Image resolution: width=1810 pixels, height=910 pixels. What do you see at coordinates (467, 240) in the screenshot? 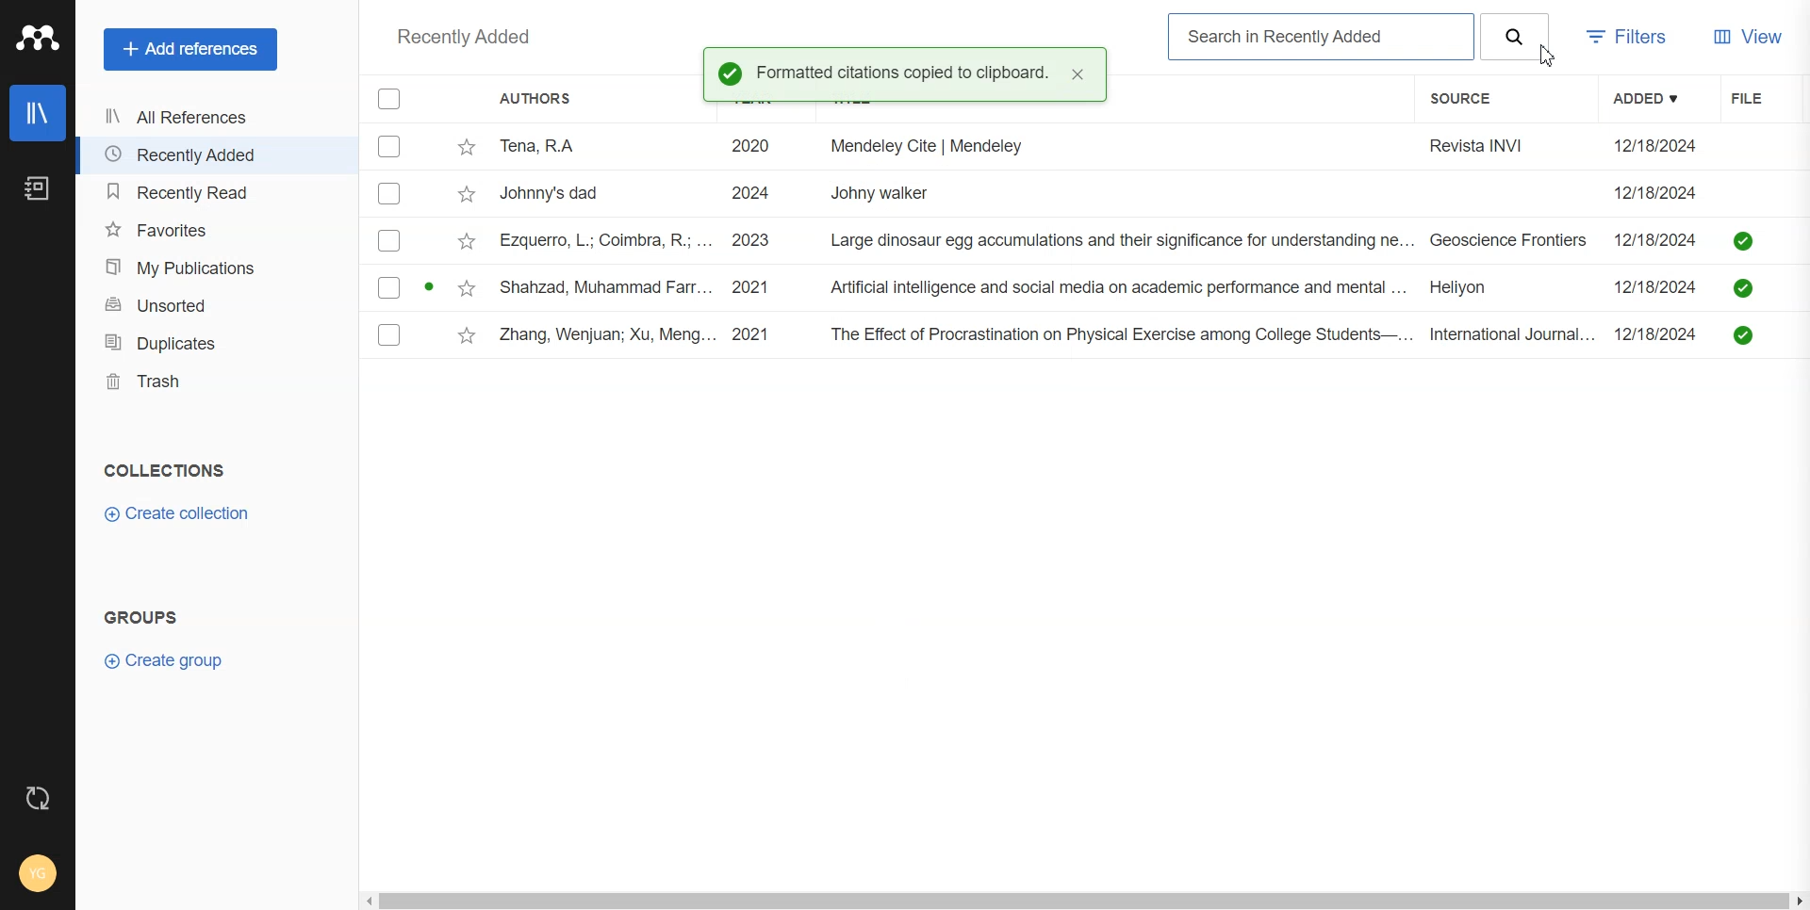
I see `Star` at bounding box center [467, 240].